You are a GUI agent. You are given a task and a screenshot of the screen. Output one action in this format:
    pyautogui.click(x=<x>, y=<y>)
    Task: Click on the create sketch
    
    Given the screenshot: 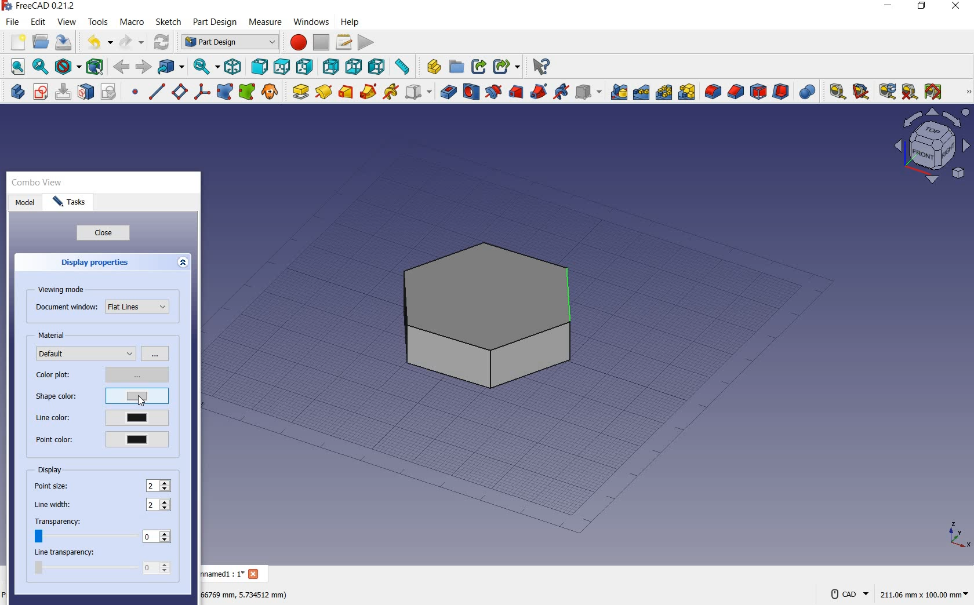 What is the action you would take?
    pyautogui.click(x=40, y=92)
    